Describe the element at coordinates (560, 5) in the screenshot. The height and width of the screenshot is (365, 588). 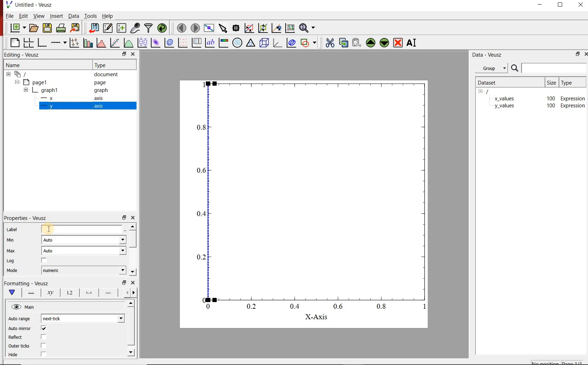
I see `restore down` at that location.